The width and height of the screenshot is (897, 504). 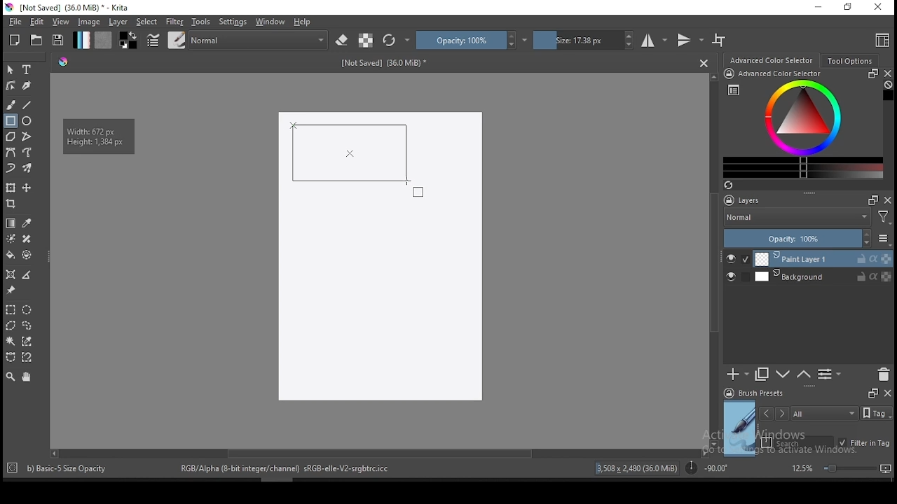 What do you see at coordinates (119, 22) in the screenshot?
I see `layer` at bounding box center [119, 22].